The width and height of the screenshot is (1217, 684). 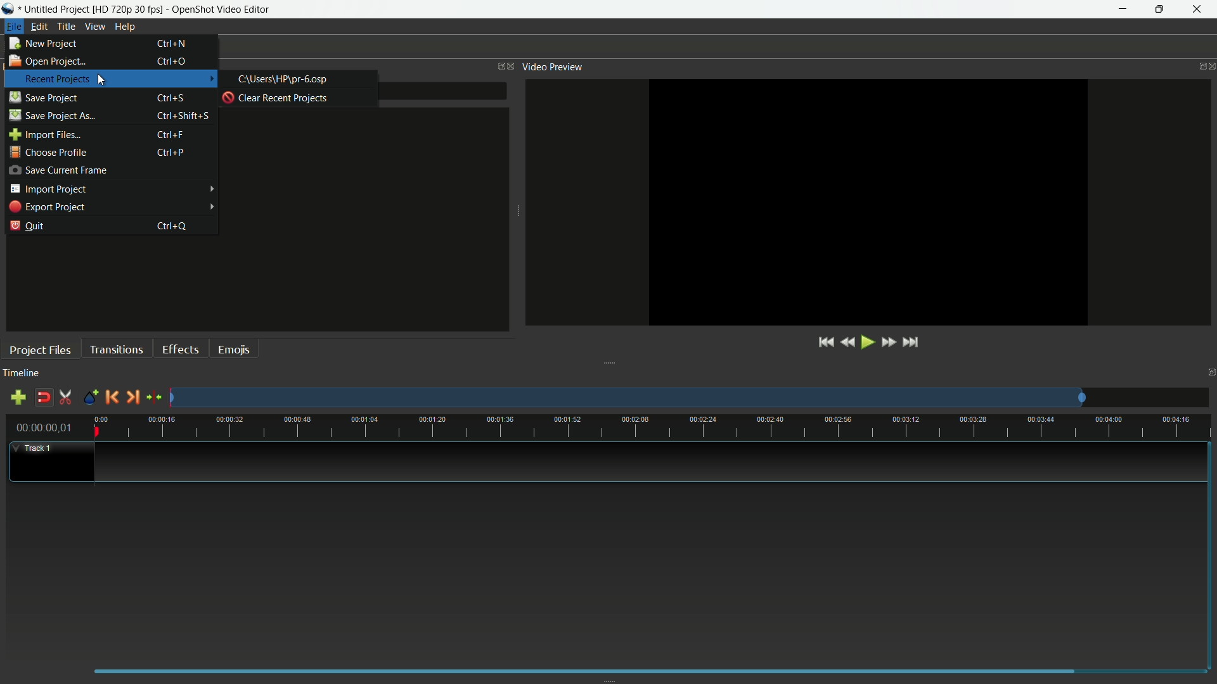 I want to click on app icon, so click(x=9, y=9).